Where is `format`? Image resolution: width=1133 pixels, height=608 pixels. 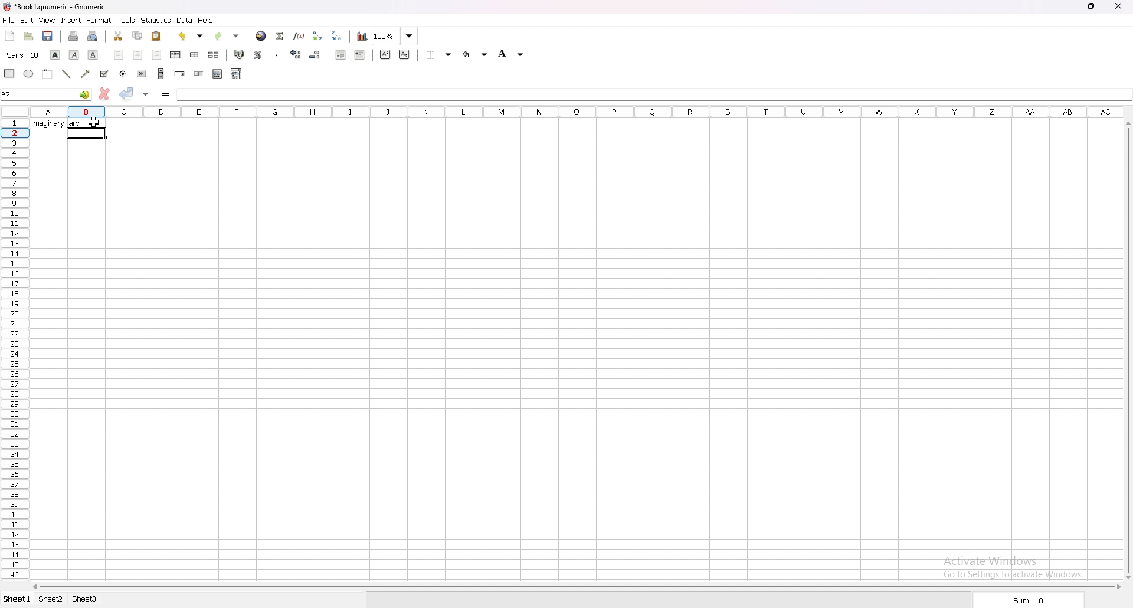
format is located at coordinates (99, 20).